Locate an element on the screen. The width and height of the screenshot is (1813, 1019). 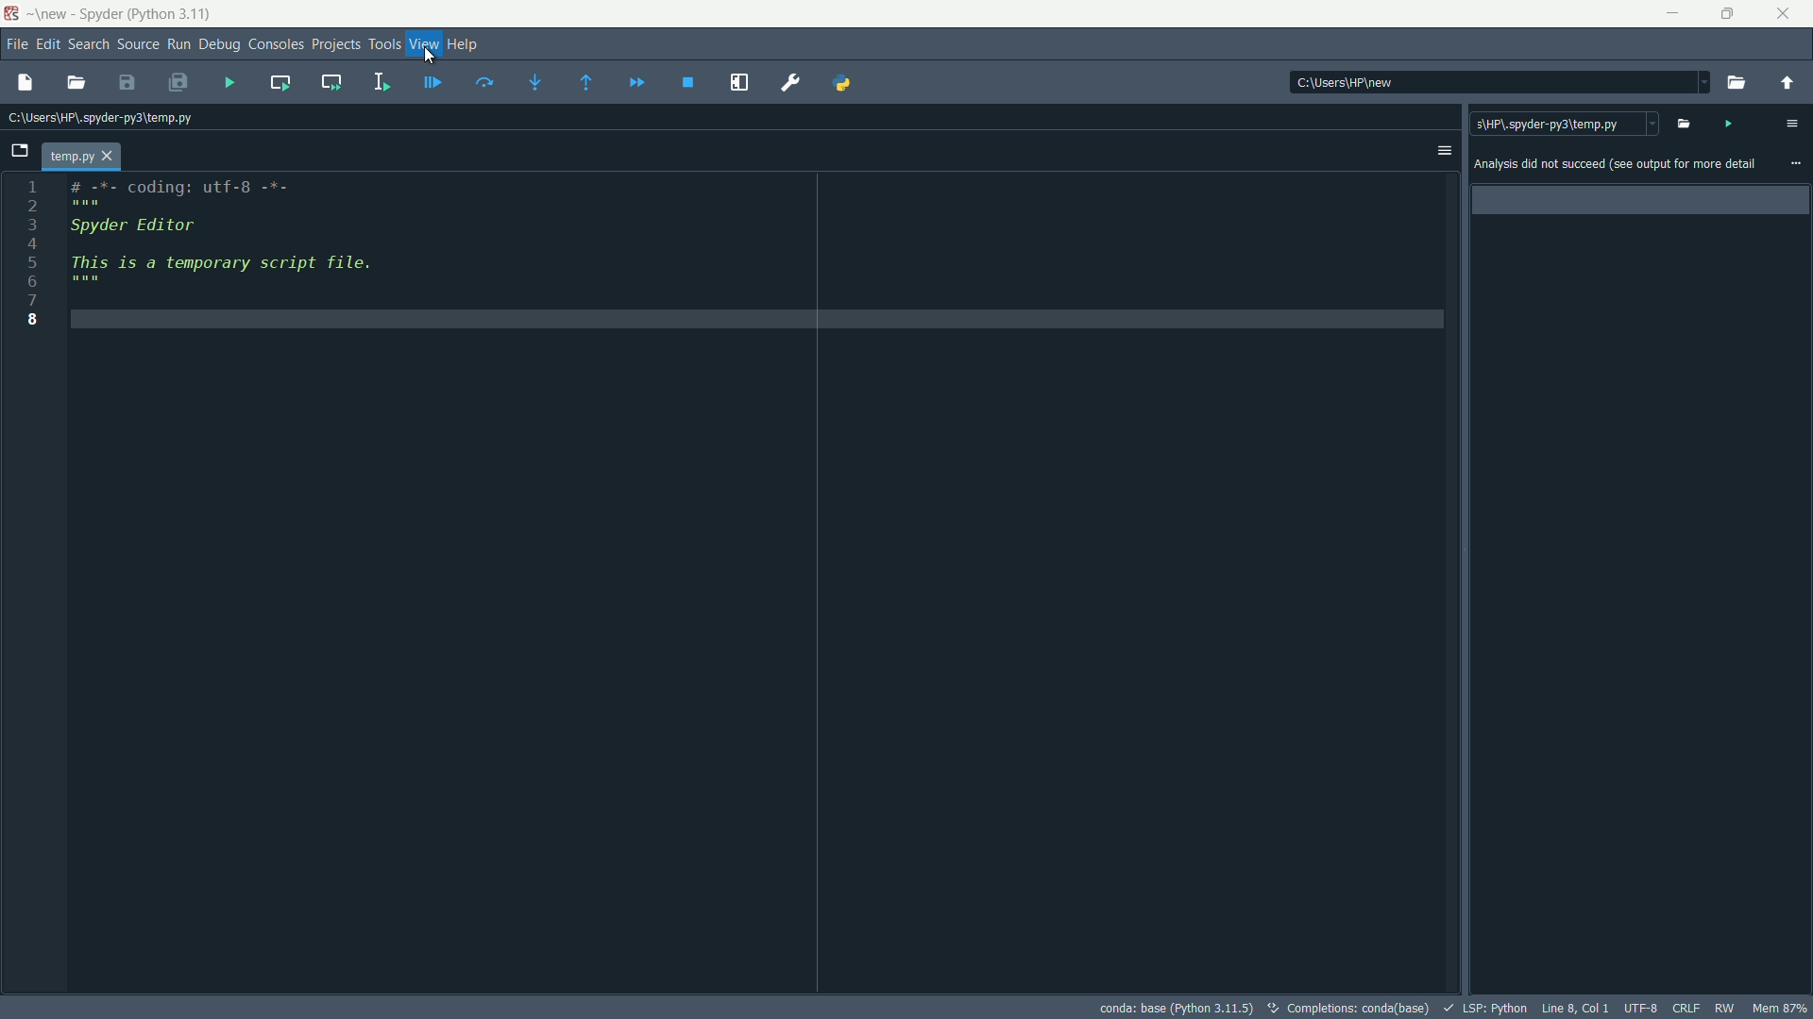
8 is located at coordinates (35, 324).